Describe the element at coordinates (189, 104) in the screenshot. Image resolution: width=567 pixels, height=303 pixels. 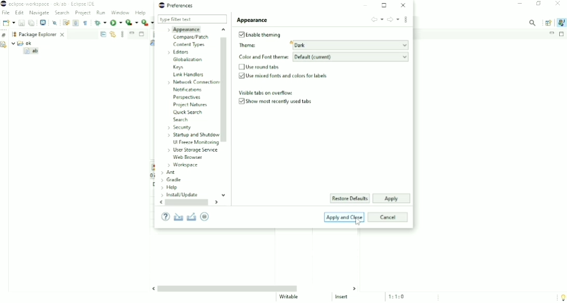
I see `Project Natures` at that location.